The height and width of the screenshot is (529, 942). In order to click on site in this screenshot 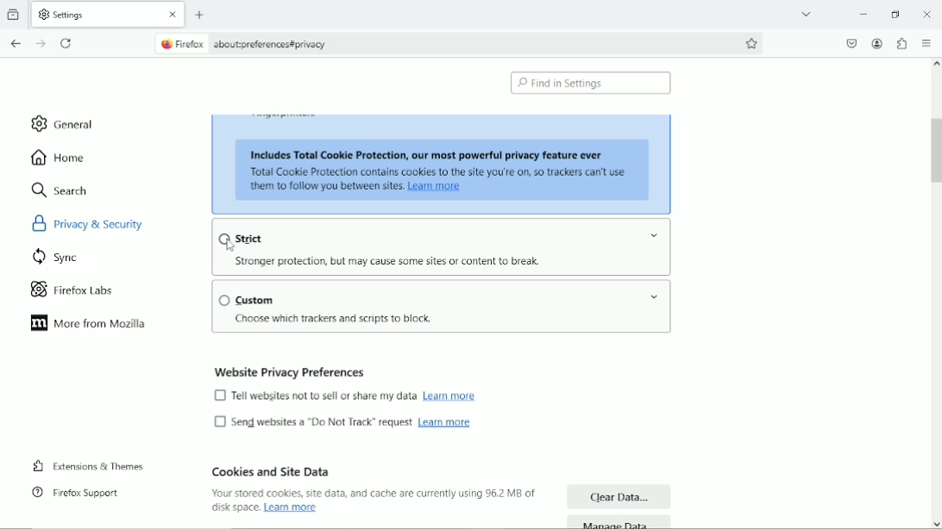, I will do `click(275, 45)`.